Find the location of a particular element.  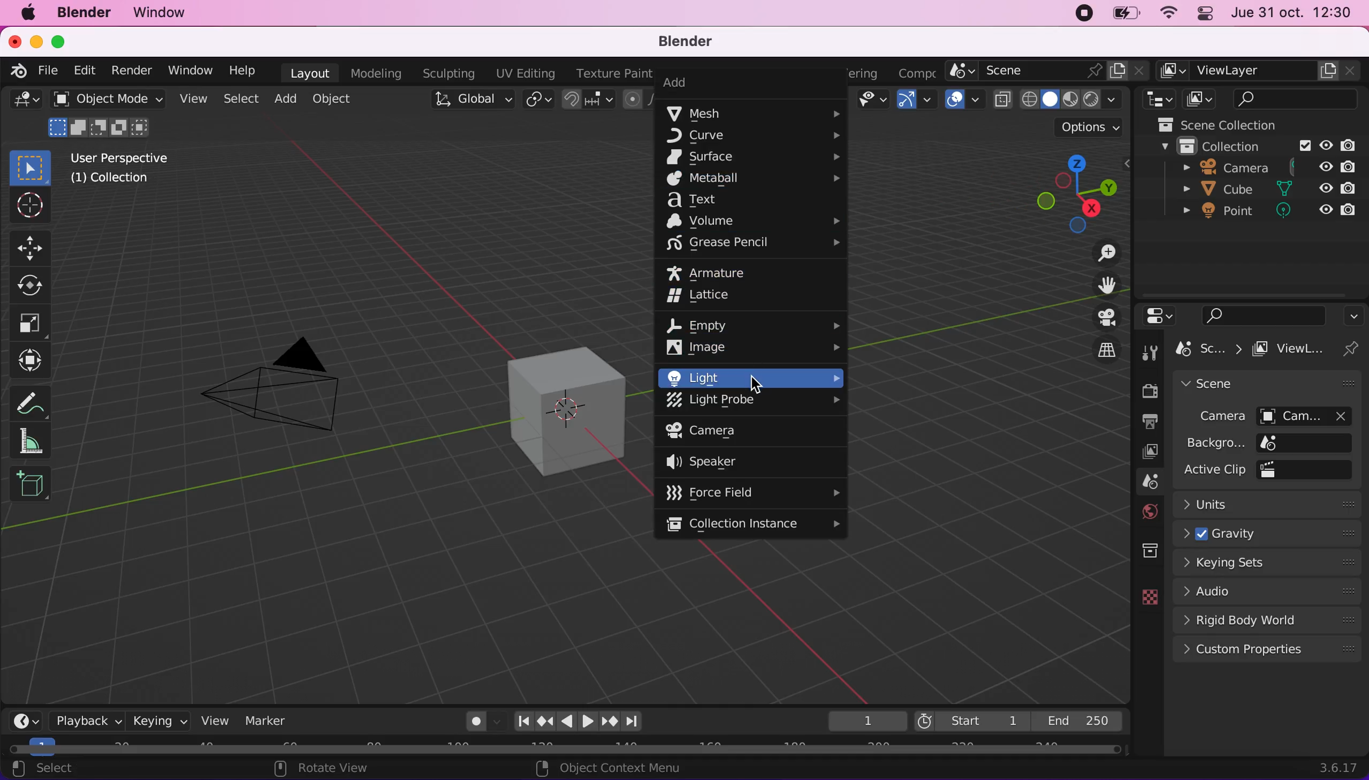

camera is located at coordinates (1210, 168).